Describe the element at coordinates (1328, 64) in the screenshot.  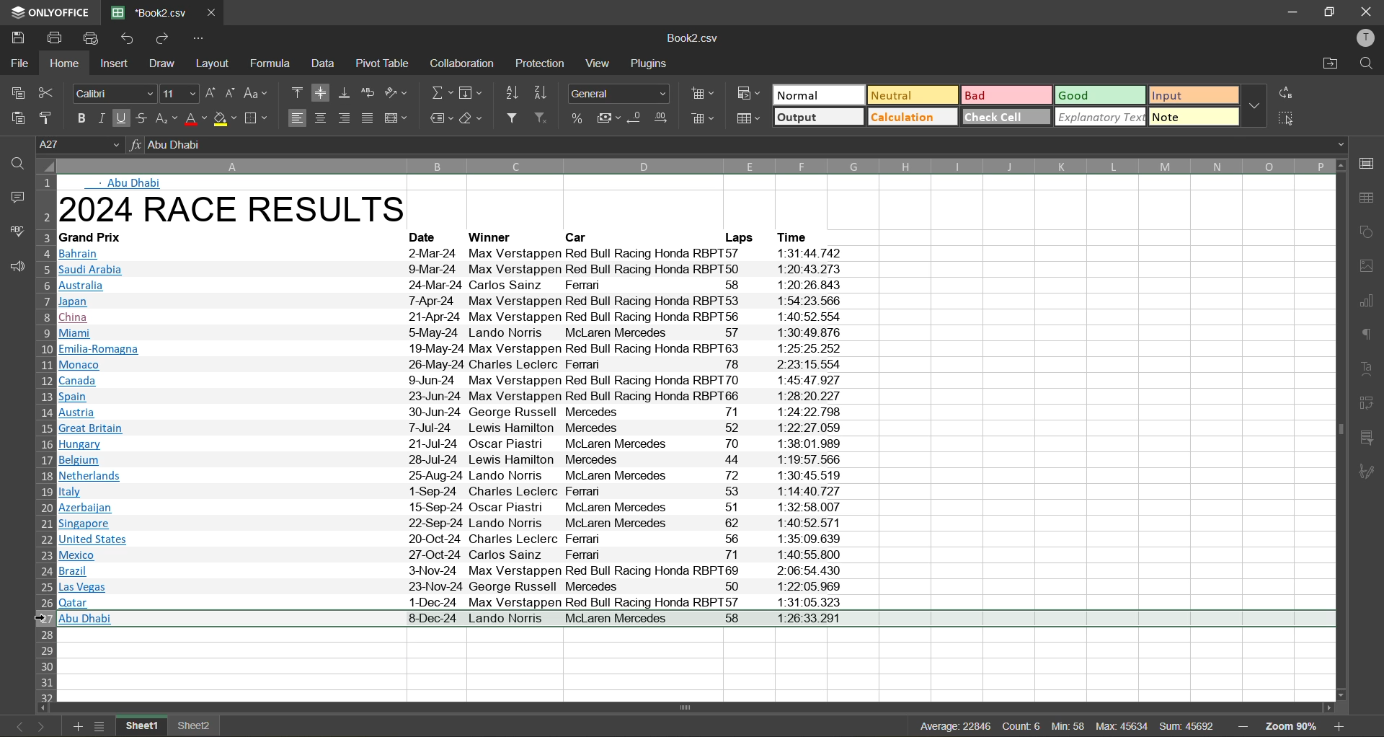
I see `open location` at that location.